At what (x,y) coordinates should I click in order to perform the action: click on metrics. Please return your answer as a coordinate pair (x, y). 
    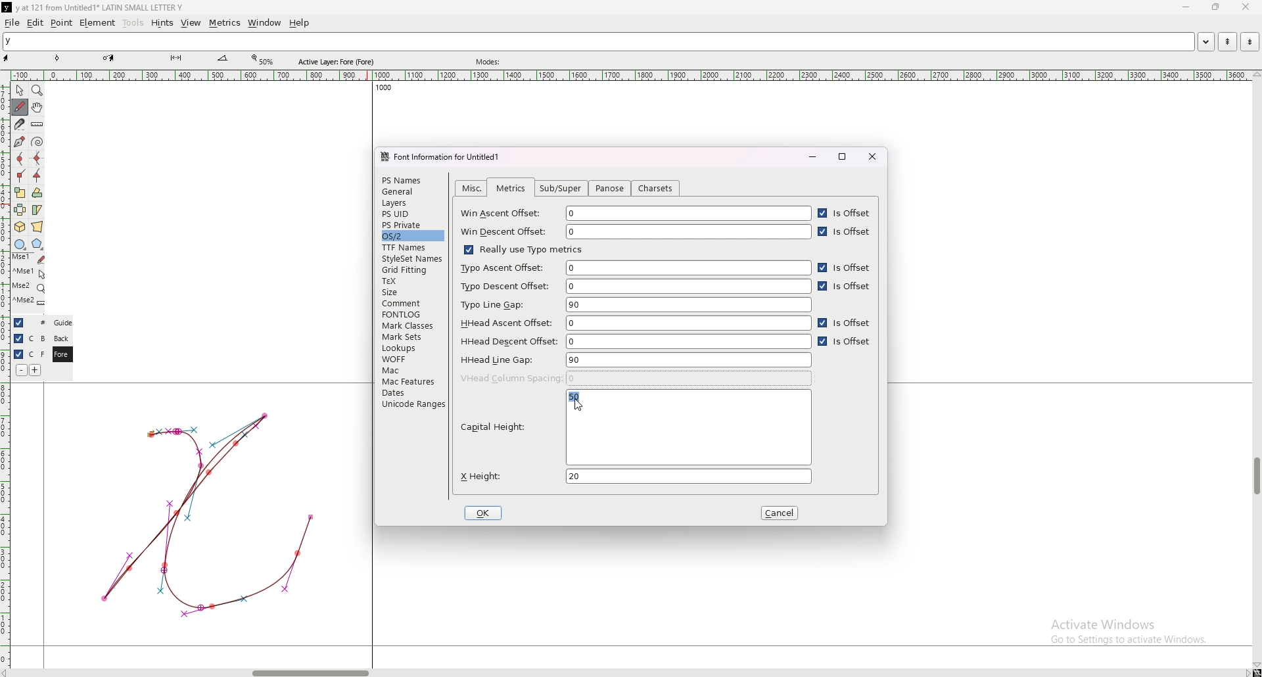
    Looking at the image, I should click on (511, 189).